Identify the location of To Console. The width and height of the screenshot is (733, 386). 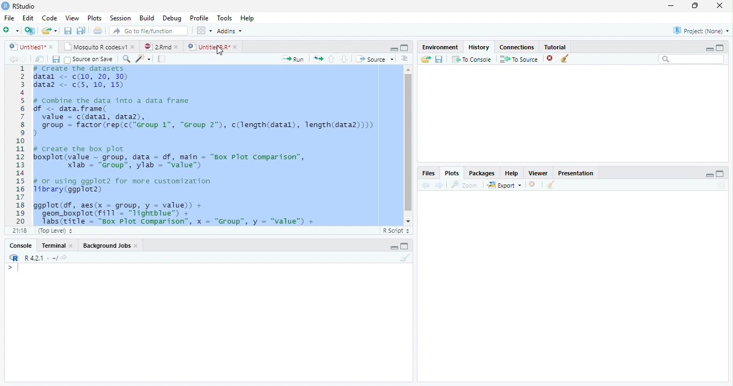
(472, 59).